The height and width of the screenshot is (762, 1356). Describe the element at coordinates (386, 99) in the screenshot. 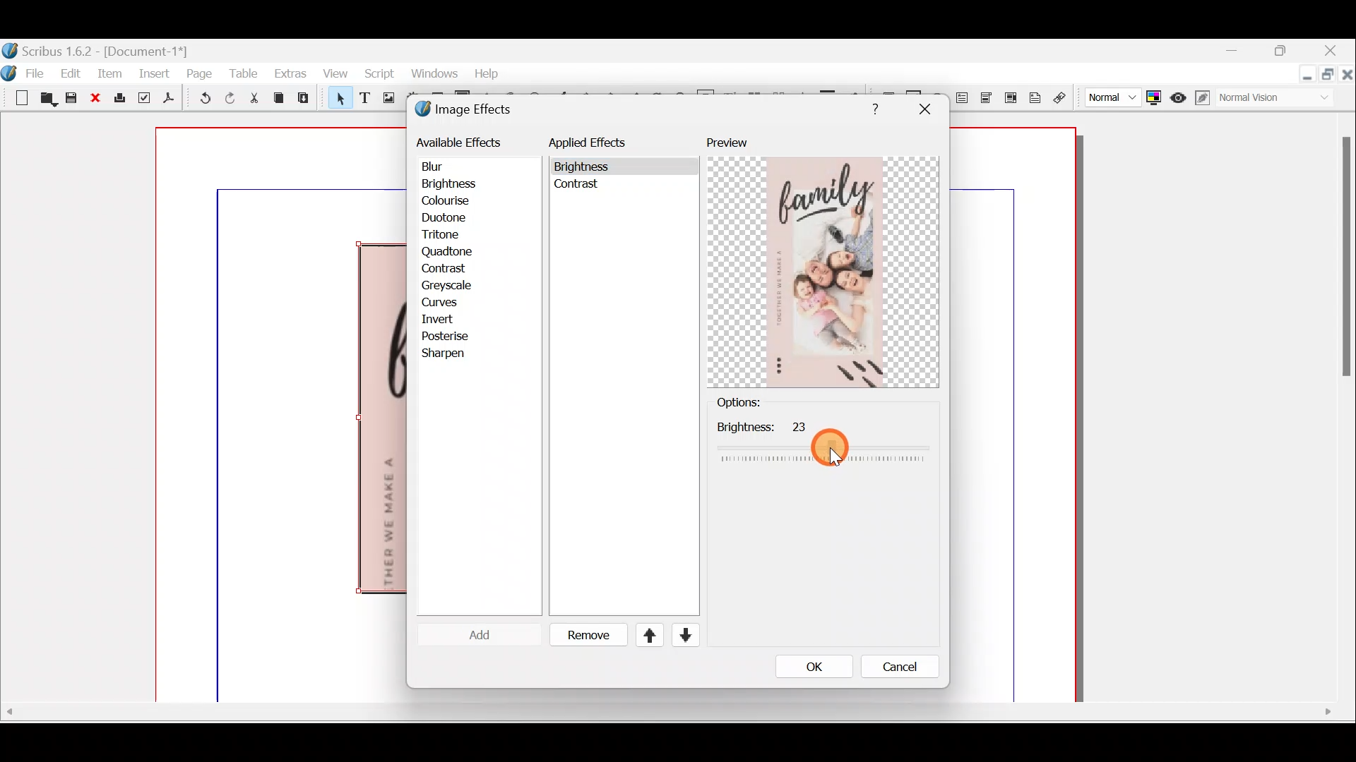

I see `Image frame` at that location.